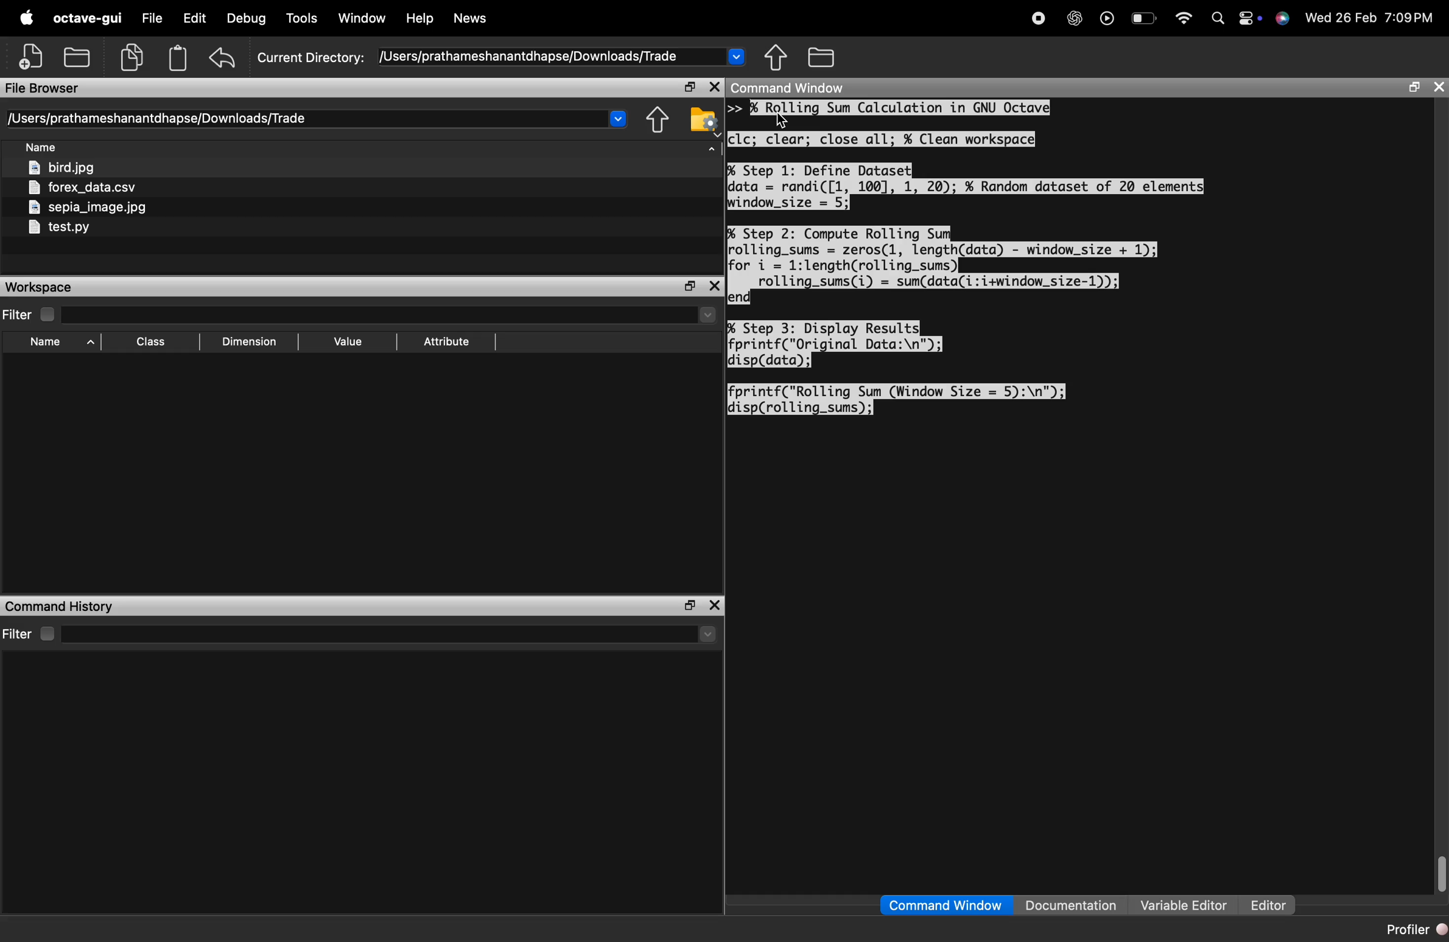  Describe the element at coordinates (1108, 20) in the screenshot. I see `play` at that location.